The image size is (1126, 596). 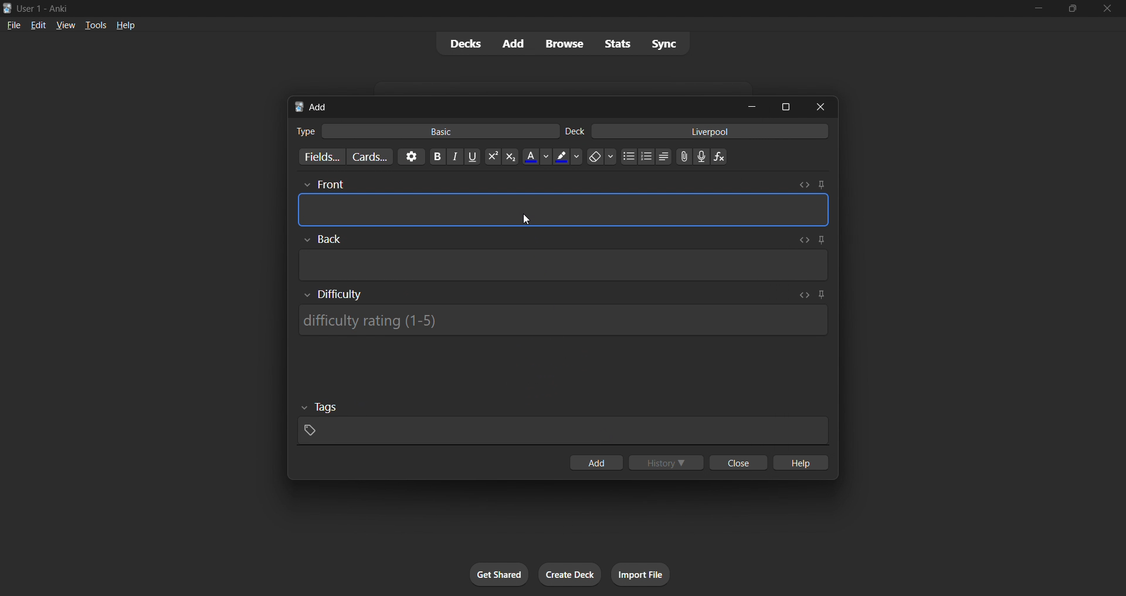 What do you see at coordinates (821, 296) in the screenshot?
I see `Toggle sticky` at bounding box center [821, 296].